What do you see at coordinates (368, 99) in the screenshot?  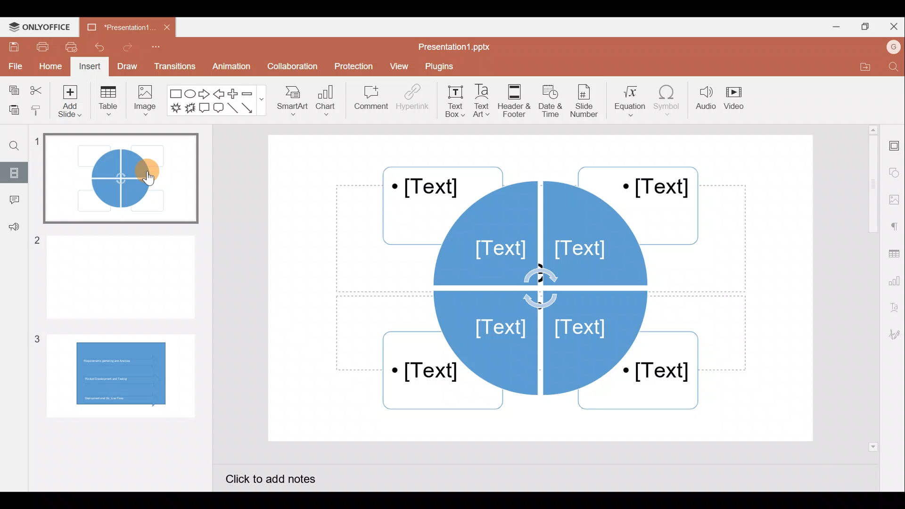 I see `Comment` at bounding box center [368, 99].